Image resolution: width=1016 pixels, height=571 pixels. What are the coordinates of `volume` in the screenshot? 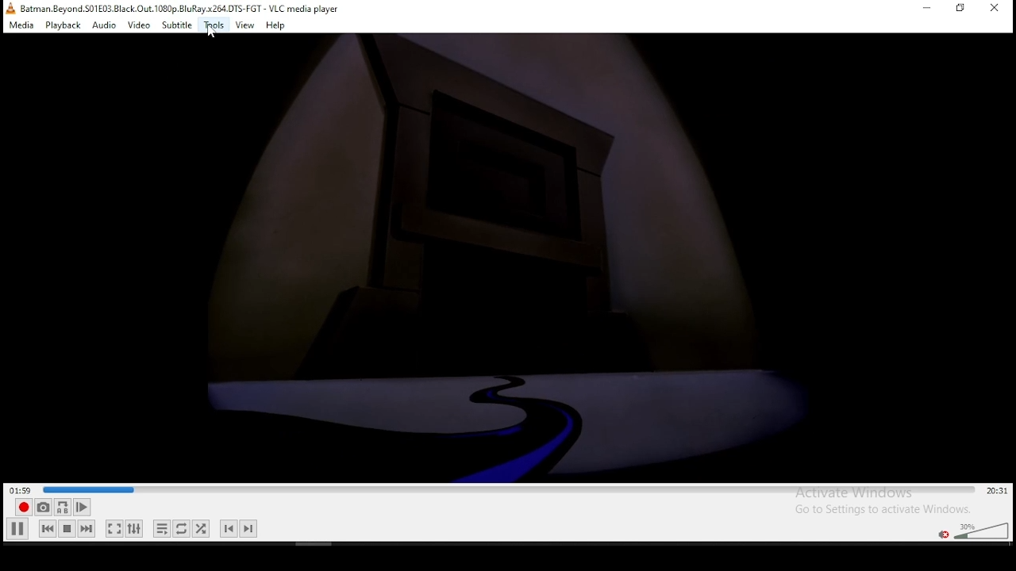 It's located at (980, 529).